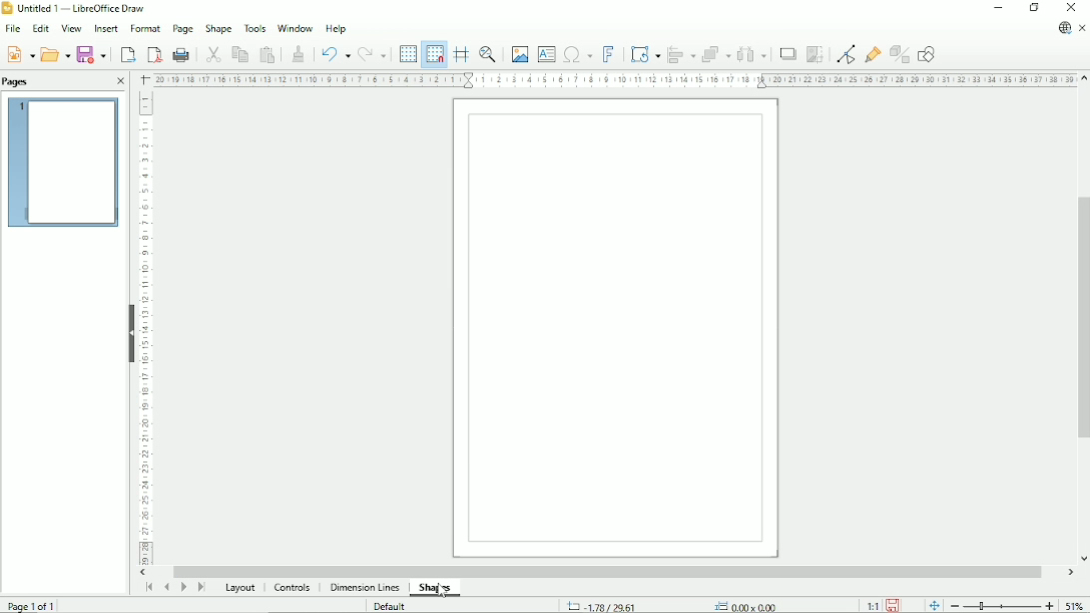 This screenshot has width=1090, height=613. What do you see at coordinates (166, 587) in the screenshot?
I see `Scroll to previous page` at bounding box center [166, 587].